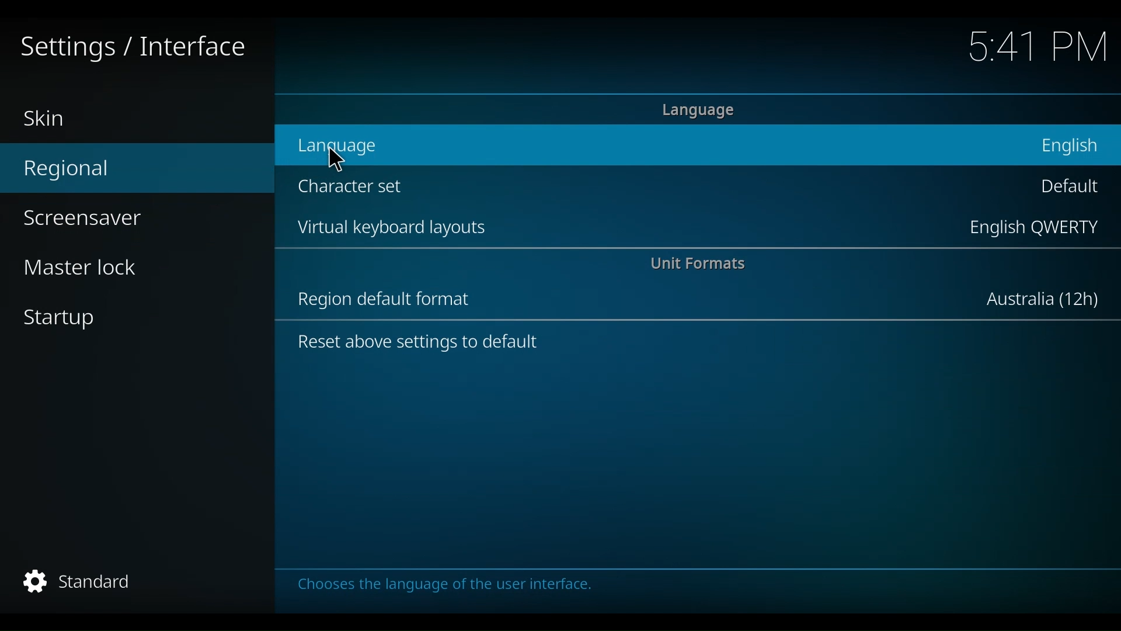 Image resolution: width=1121 pixels, height=631 pixels. I want to click on Language, so click(705, 110).